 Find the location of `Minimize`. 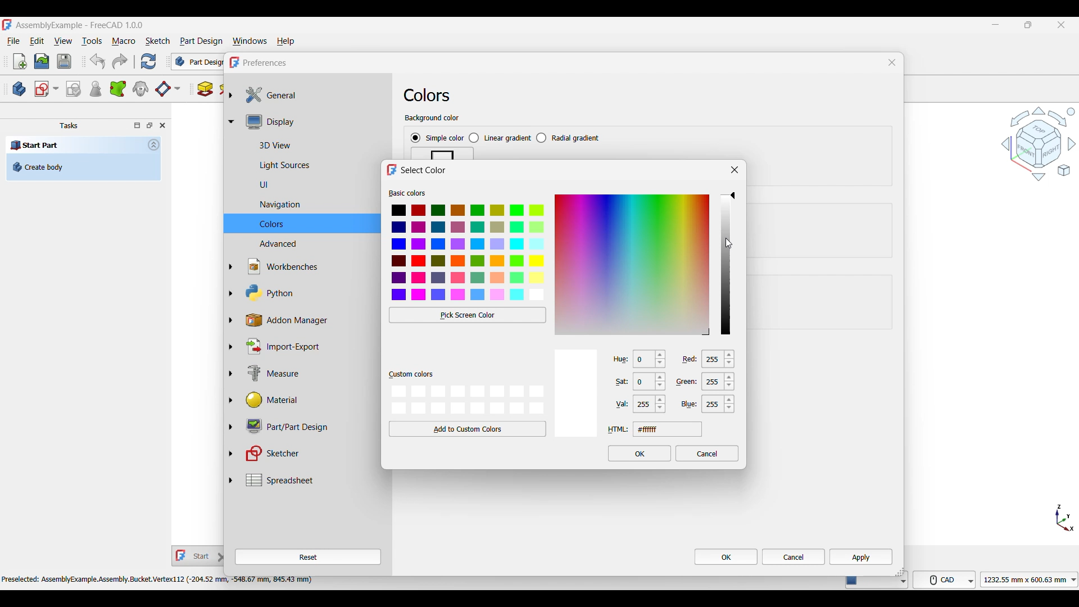

Minimize is located at coordinates (995, 25).